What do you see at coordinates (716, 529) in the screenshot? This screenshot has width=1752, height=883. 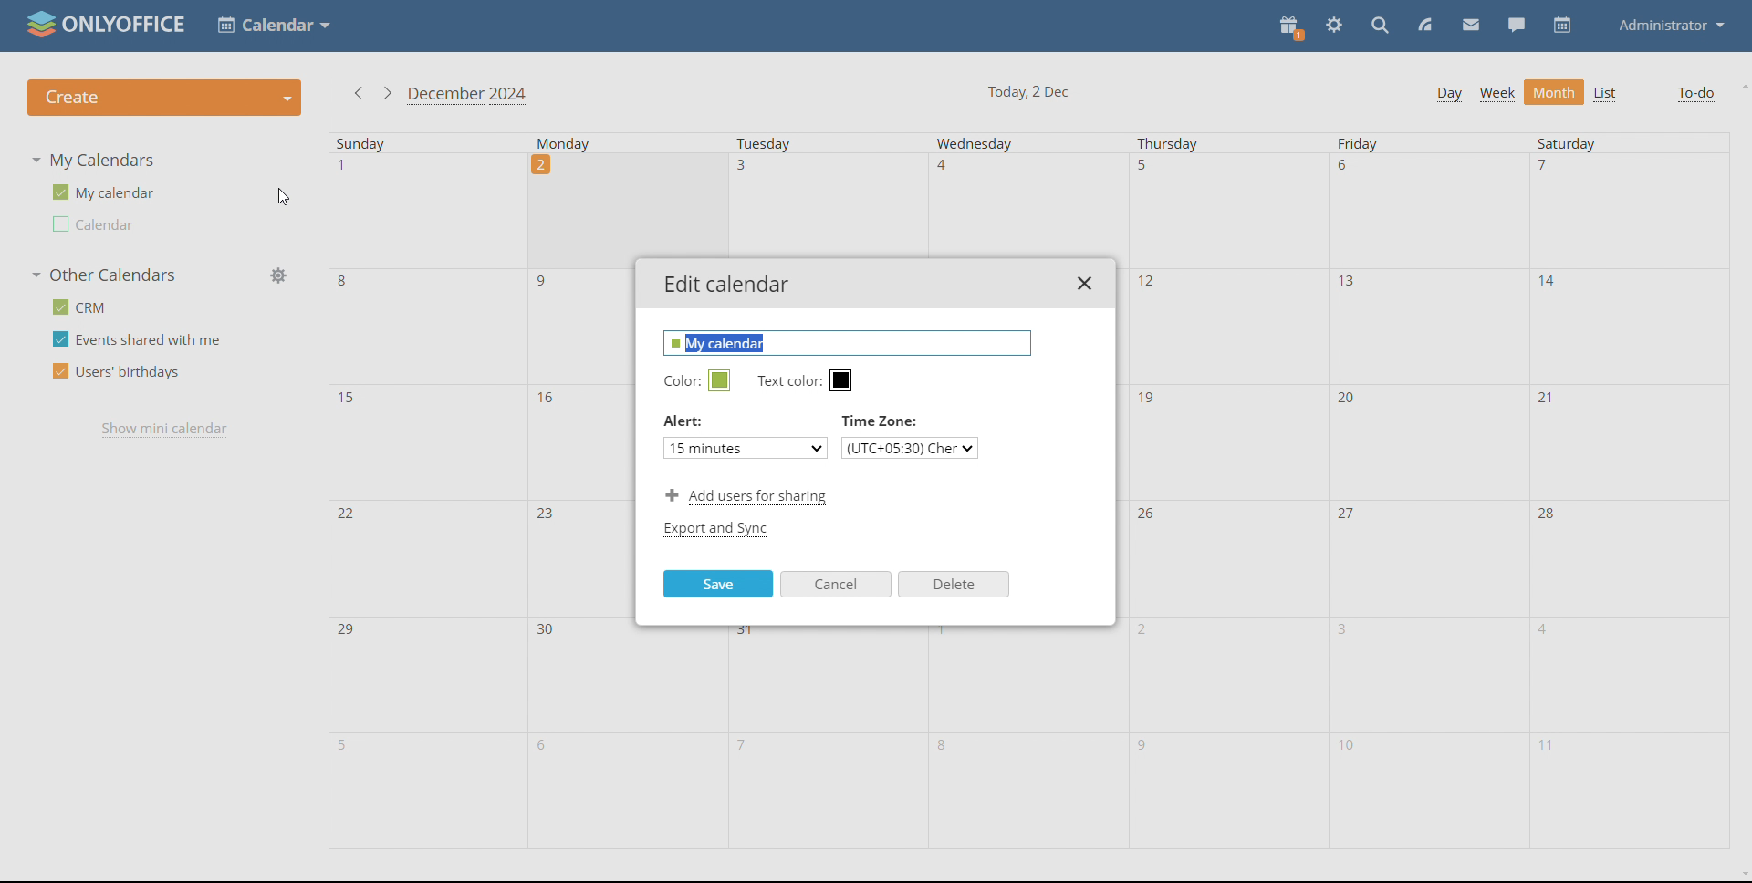 I see `export and sync` at bounding box center [716, 529].